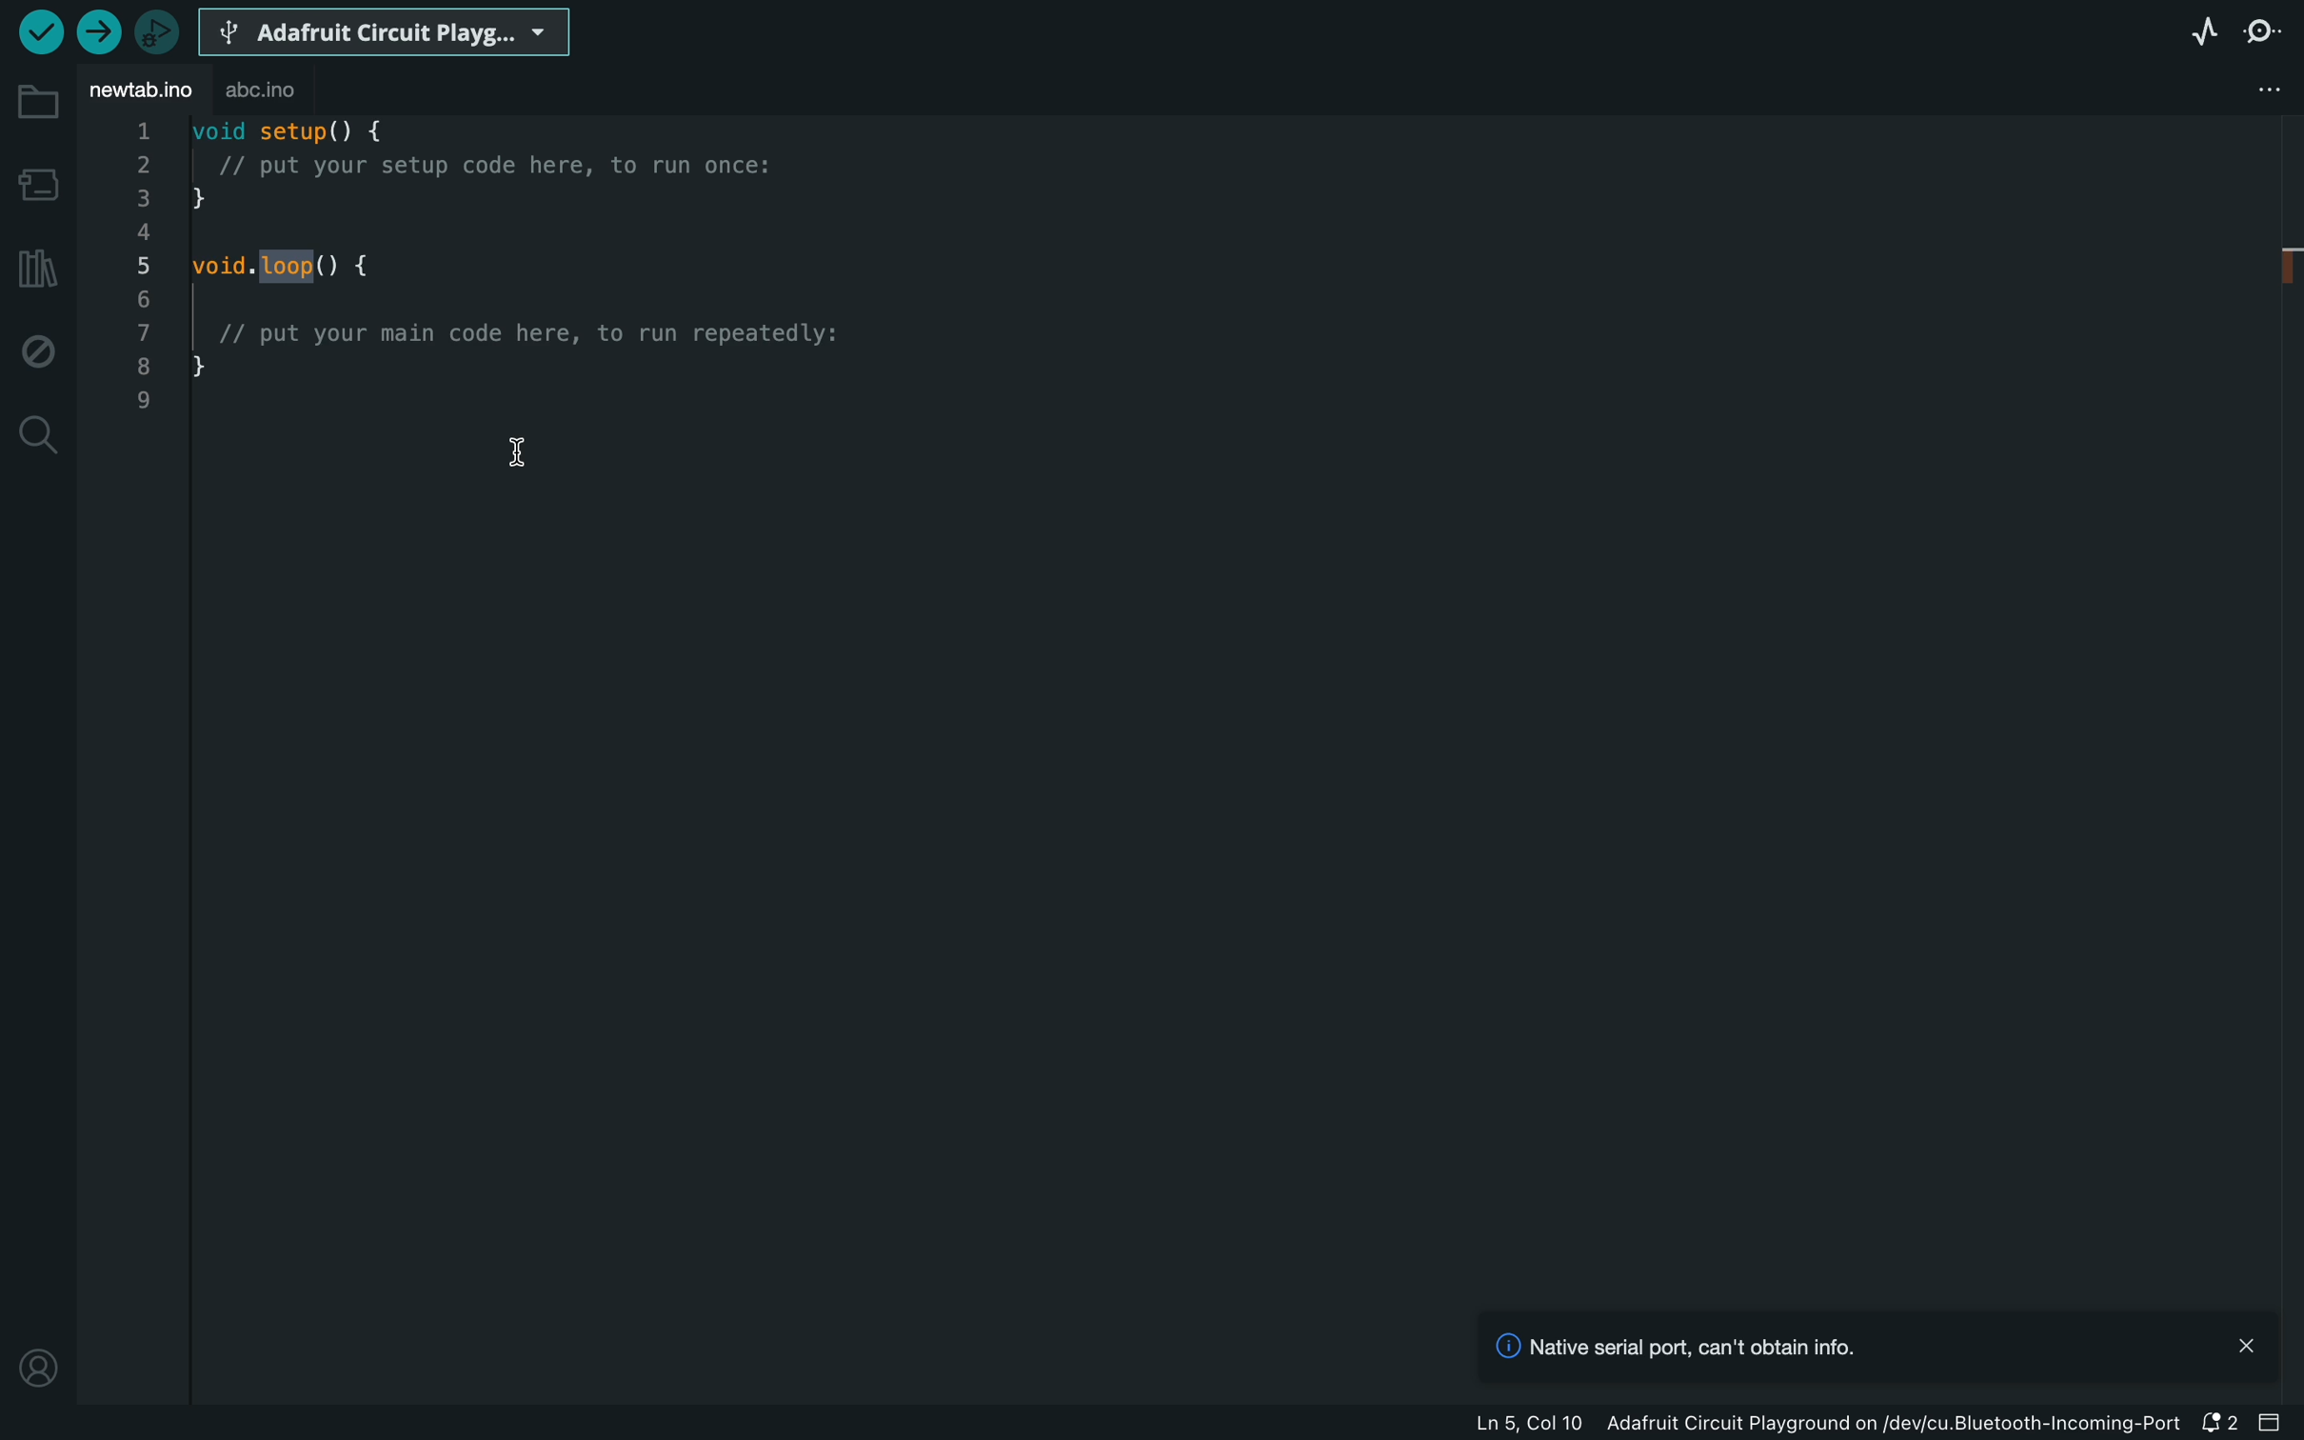  I want to click on close, so click(2246, 1343).